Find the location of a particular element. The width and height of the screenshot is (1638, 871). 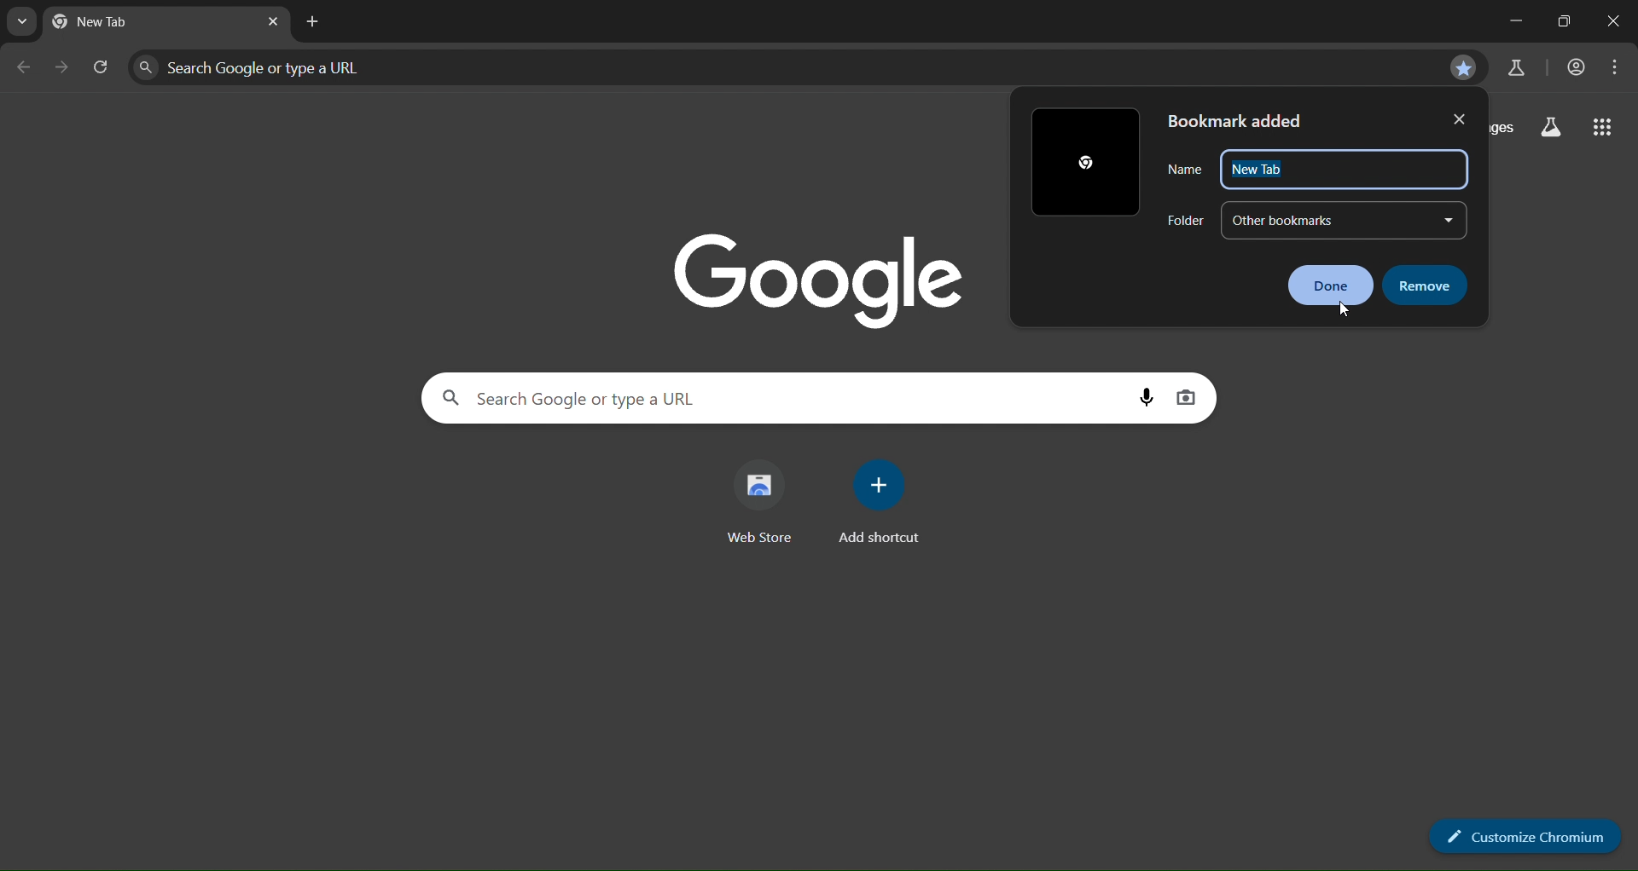

current tab is located at coordinates (149, 21).